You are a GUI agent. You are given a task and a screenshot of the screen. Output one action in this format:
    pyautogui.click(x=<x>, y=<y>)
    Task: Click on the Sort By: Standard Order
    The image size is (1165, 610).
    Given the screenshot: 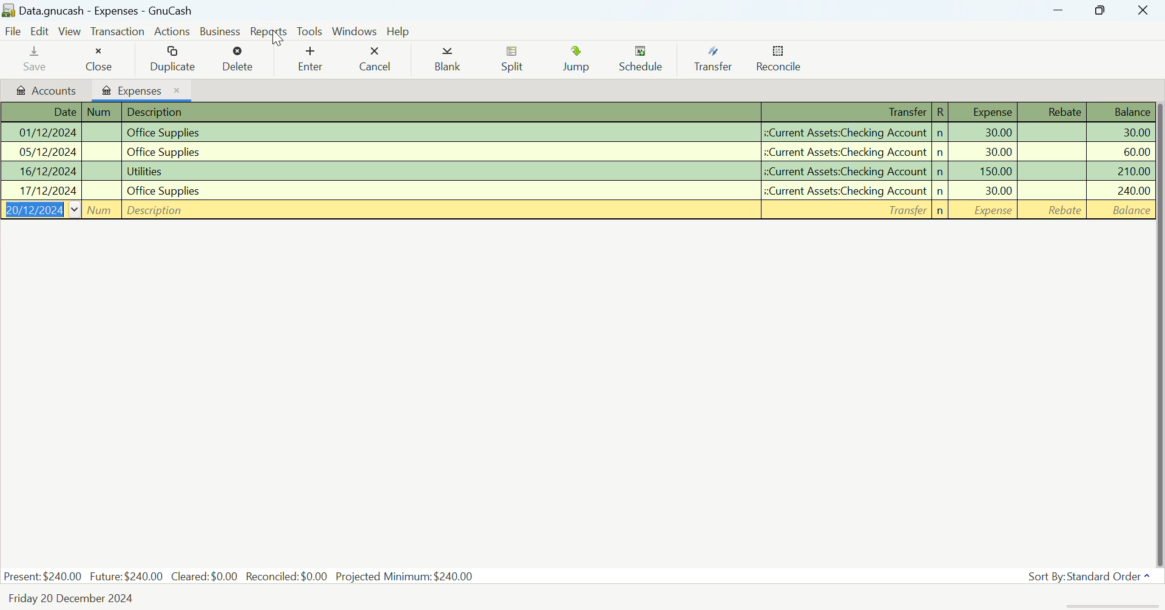 What is the action you would take?
    pyautogui.click(x=1082, y=577)
    